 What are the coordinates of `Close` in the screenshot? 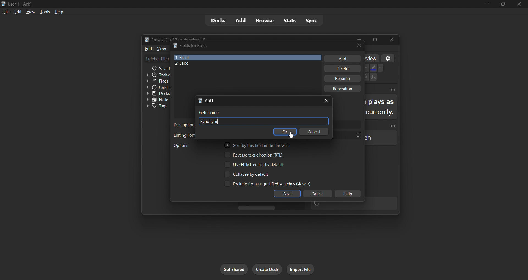 It's located at (392, 40).